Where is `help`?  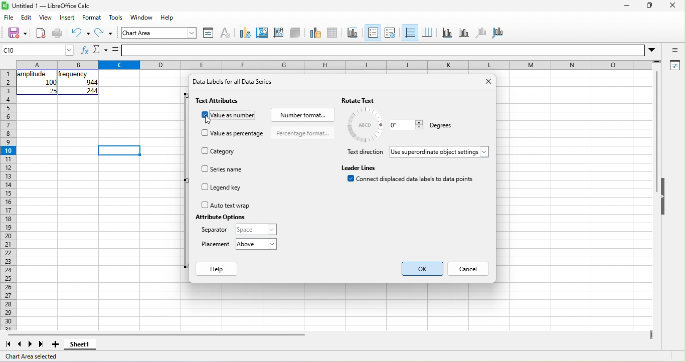 help is located at coordinates (218, 270).